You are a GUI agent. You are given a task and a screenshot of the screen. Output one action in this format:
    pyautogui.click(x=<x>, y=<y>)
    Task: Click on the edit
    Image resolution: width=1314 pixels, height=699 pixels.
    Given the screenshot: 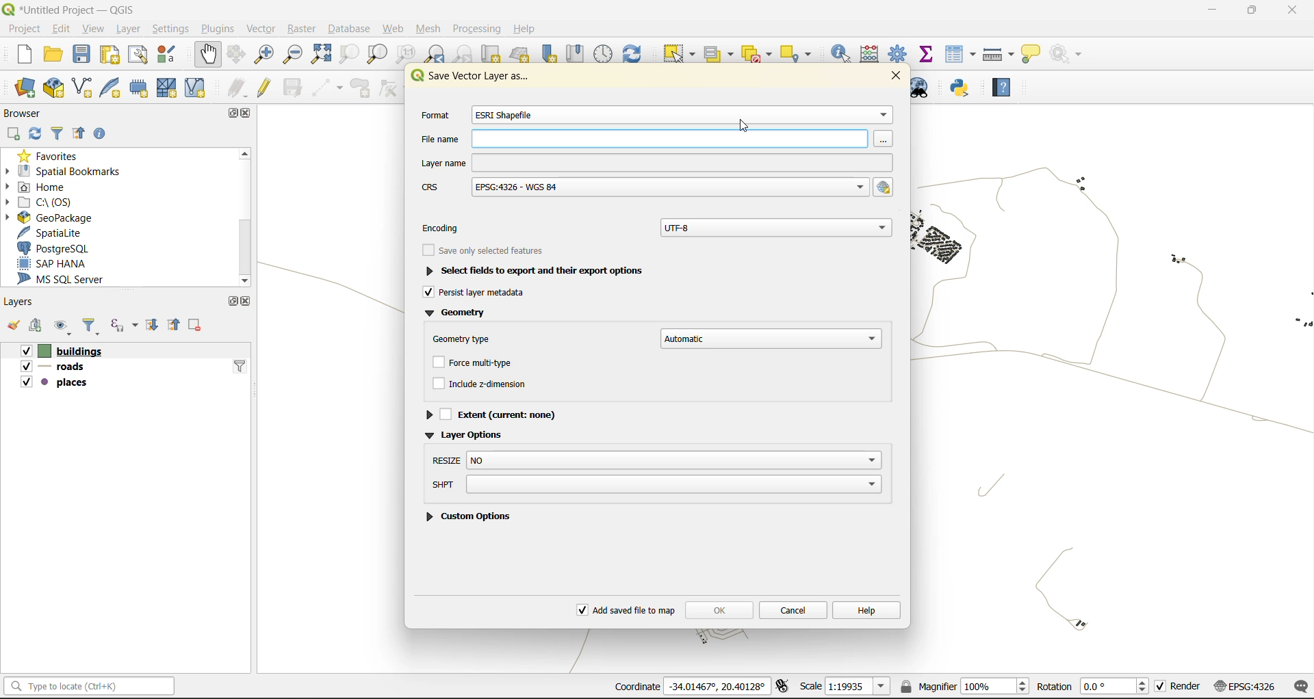 What is the action you would take?
    pyautogui.click(x=61, y=28)
    